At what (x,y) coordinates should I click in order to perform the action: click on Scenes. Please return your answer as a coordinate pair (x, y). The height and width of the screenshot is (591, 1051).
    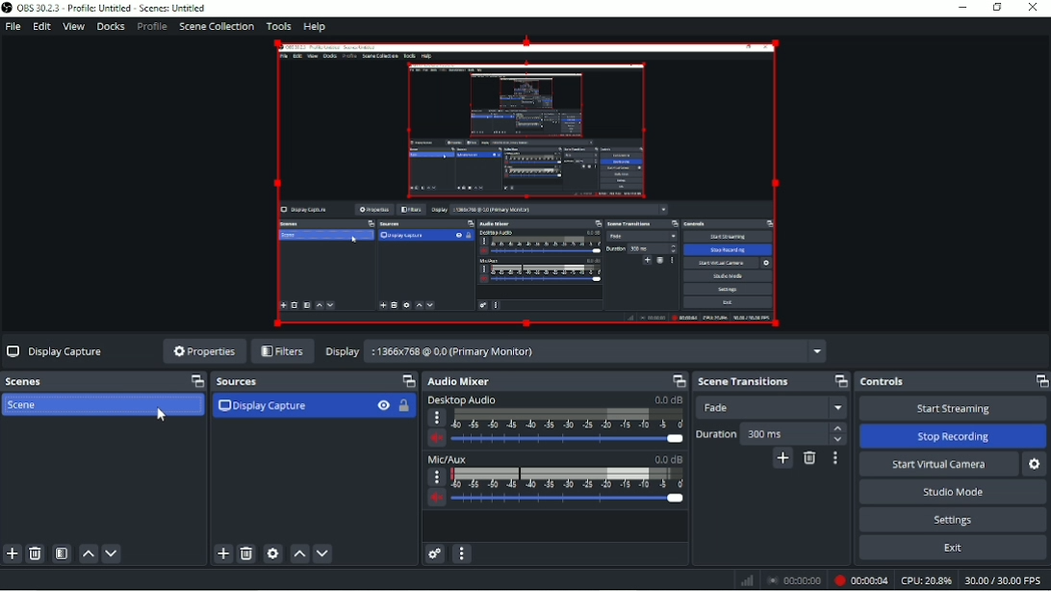
    Looking at the image, I should click on (29, 381).